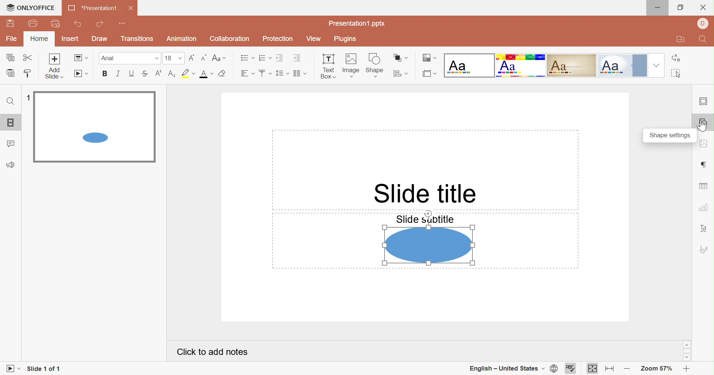  What do you see at coordinates (521, 66) in the screenshot?
I see `Basic` at bounding box center [521, 66].